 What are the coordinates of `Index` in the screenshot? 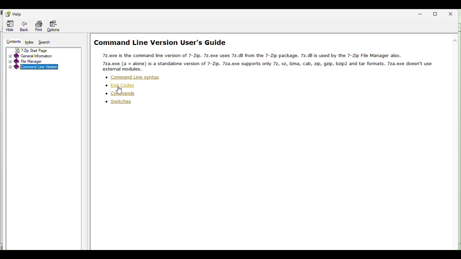 It's located at (30, 42).